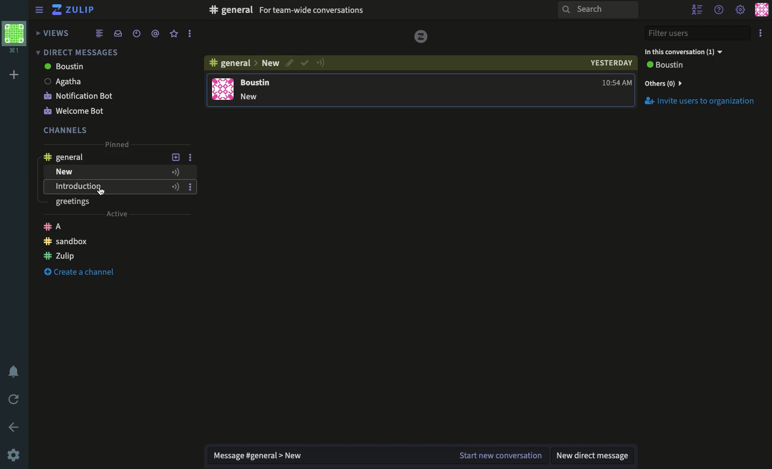 The height and width of the screenshot is (469, 772). I want to click on Settings, so click(13, 455).